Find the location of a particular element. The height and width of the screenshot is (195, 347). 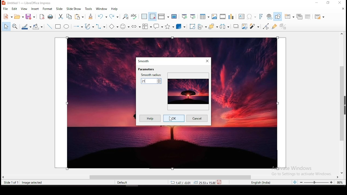

icon and filename - LibreOffice is located at coordinates (27, 3).